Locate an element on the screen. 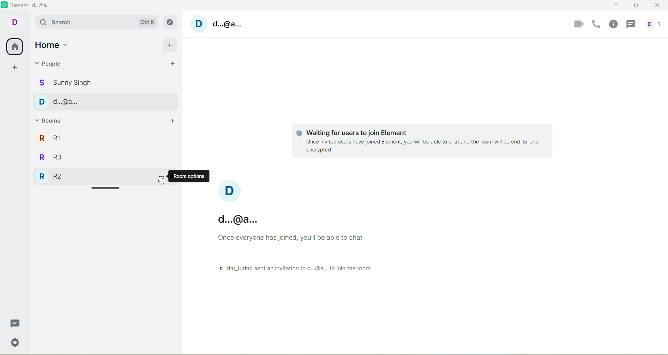  search is located at coordinates (94, 22).